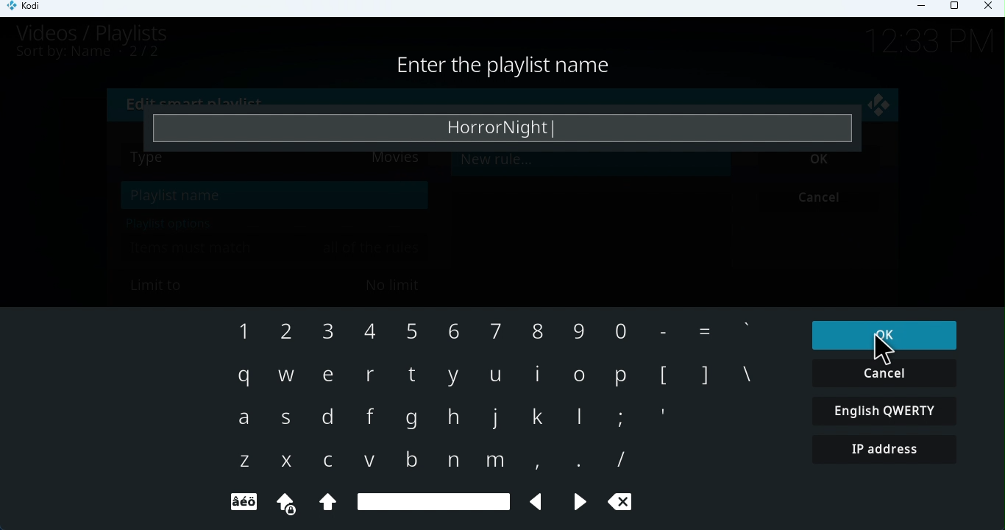 The height and width of the screenshot is (530, 1005). Describe the element at coordinates (926, 10) in the screenshot. I see `Minimize` at that location.